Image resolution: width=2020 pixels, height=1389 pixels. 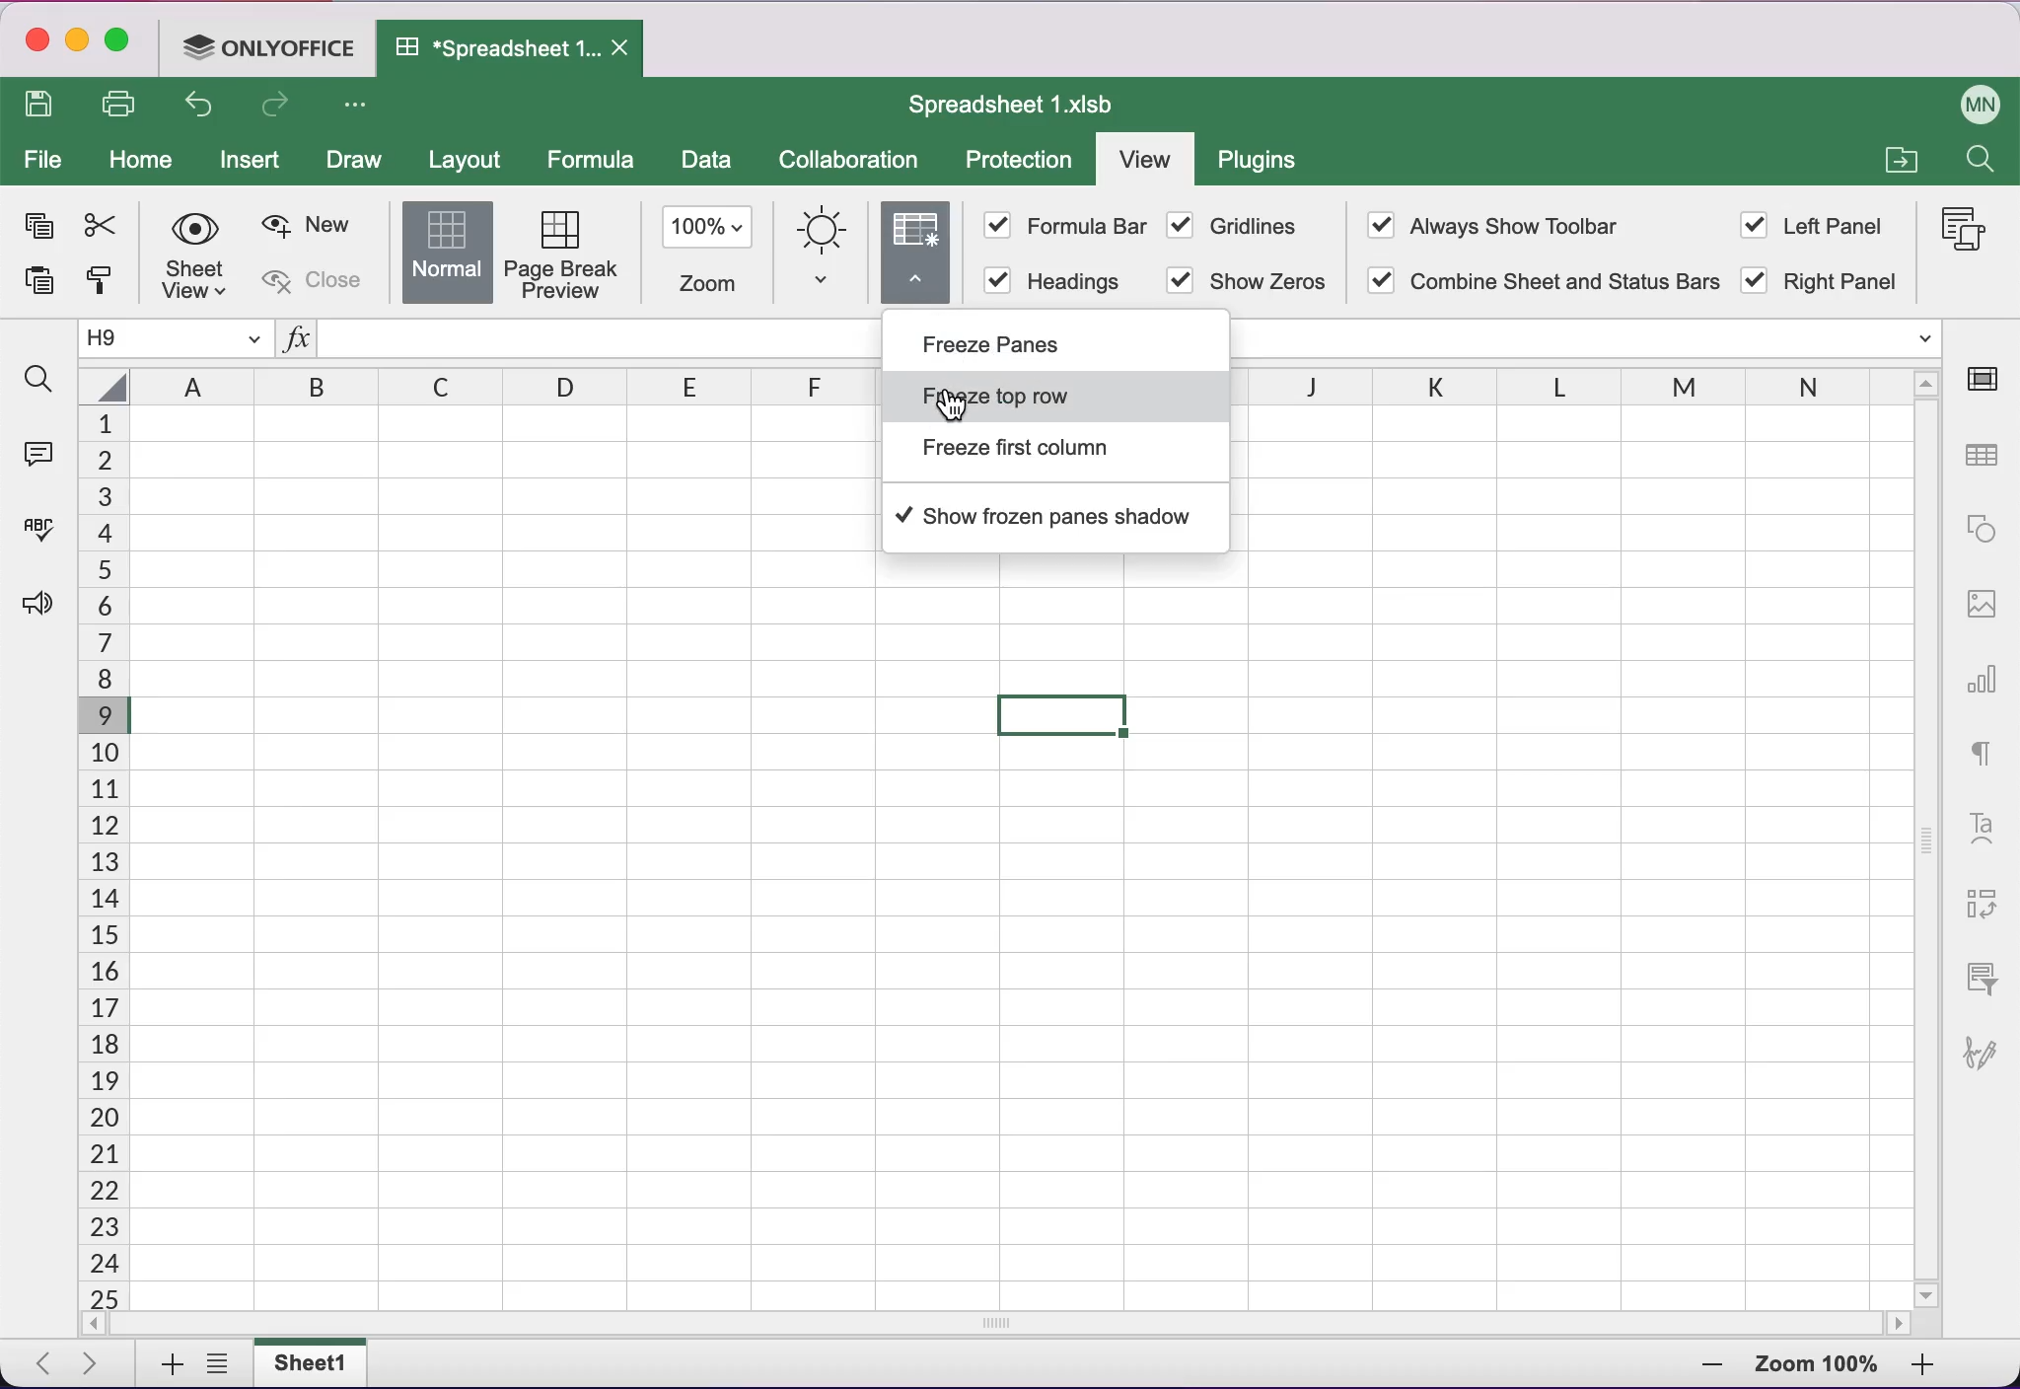 I want to click on combine sheet and status bar, so click(x=1539, y=283).